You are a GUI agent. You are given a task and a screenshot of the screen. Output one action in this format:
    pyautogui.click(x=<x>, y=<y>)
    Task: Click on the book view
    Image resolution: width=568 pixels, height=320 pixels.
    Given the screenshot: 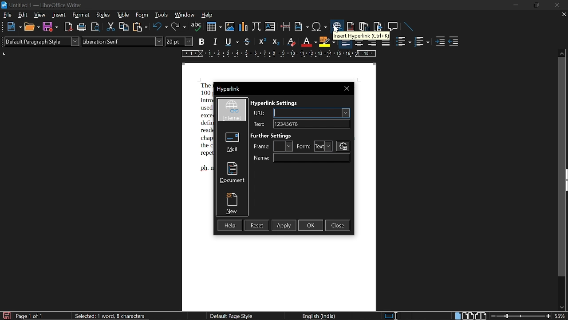 What is the action you would take?
    pyautogui.click(x=482, y=316)
    